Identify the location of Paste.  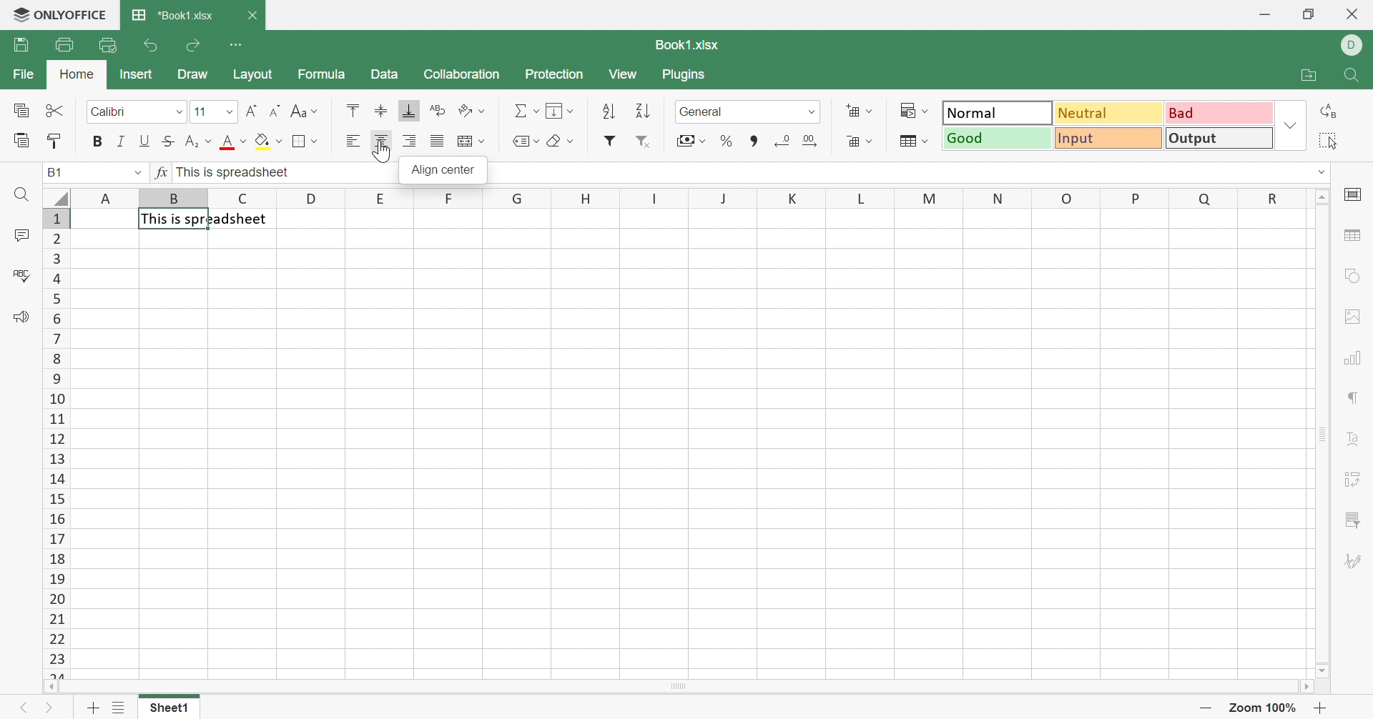
(21, 139).